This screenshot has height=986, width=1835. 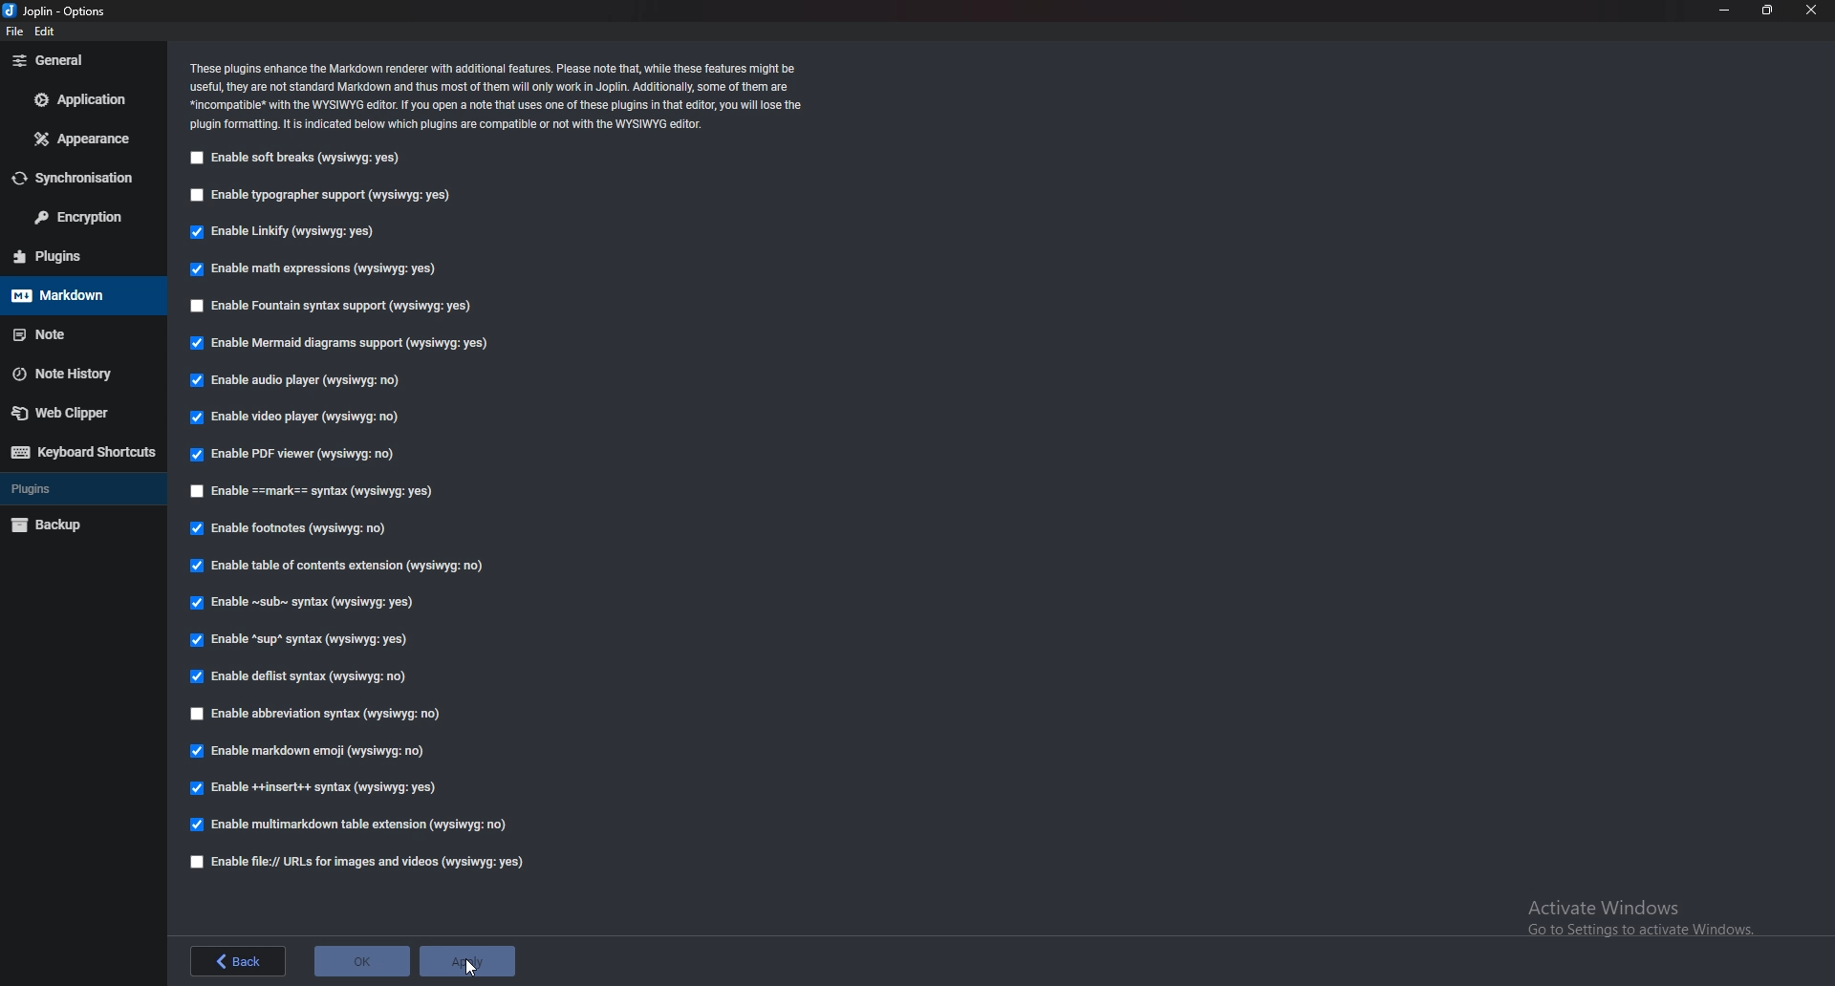 What do you see at coordinates (302, 678) in the screenshot?
I see `enable deflist syntax` at bounding box center [302, 678].